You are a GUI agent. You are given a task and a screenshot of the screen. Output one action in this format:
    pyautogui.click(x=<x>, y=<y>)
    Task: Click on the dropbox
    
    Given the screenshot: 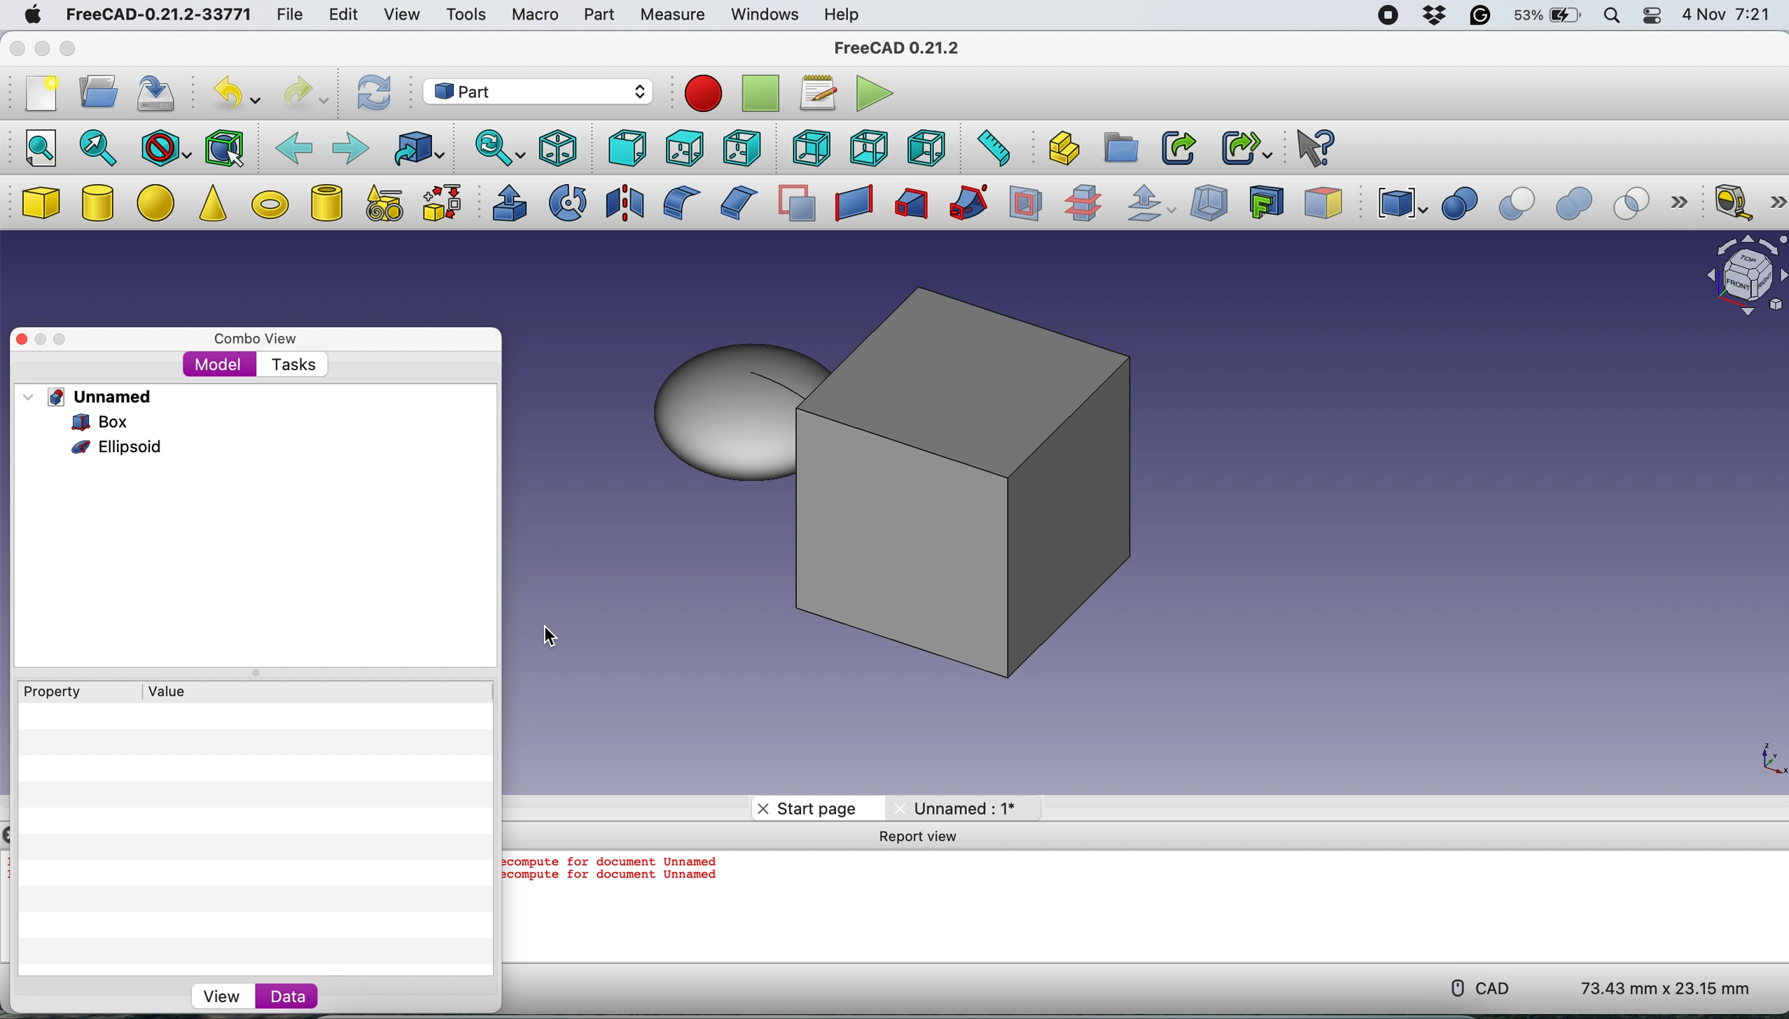 What is the action you would take?
    pyautogui.click(x=1433, y=16)
    